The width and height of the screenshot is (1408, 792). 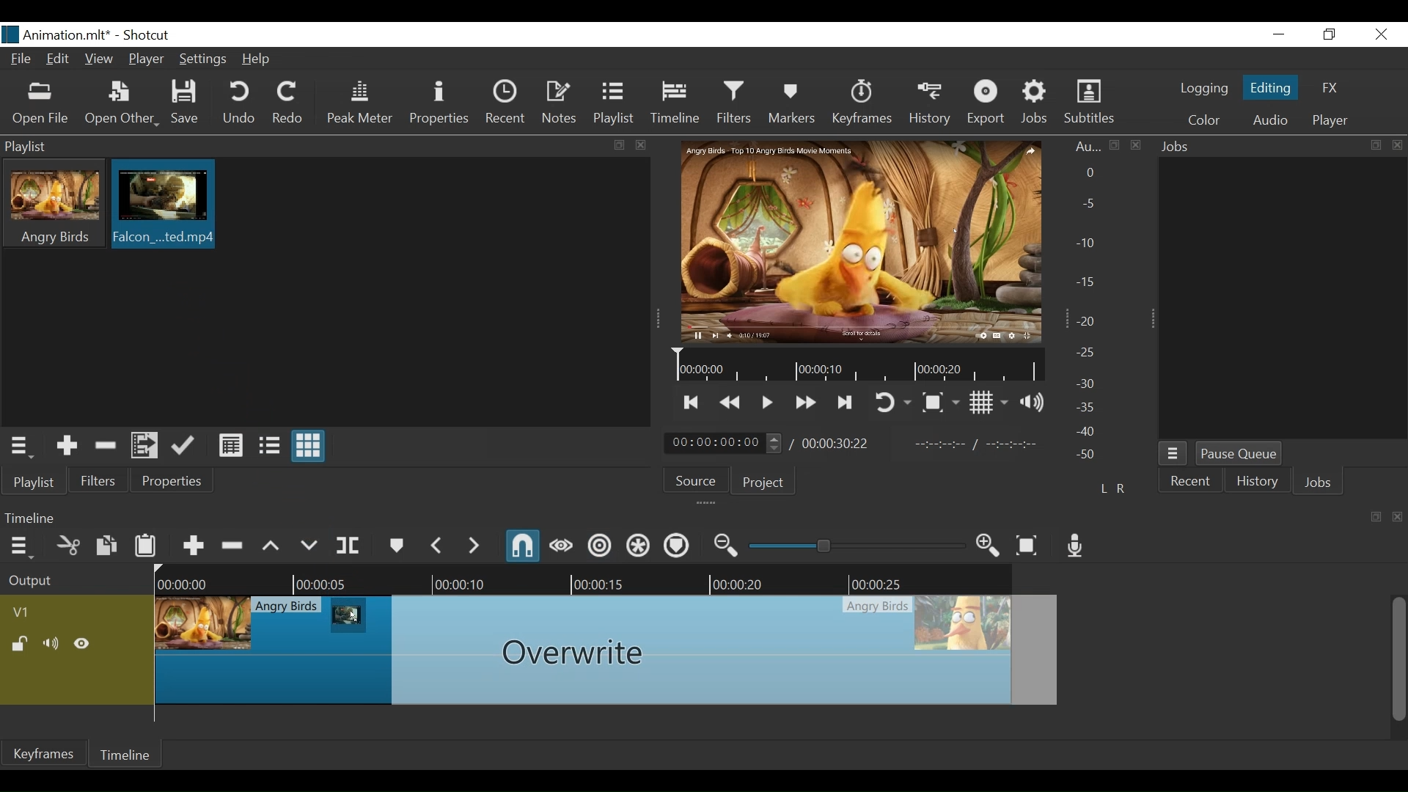 What do you see at coordinates (1258, 483) in the screenshot?
I see `History` at bounding box center [1258, 483].